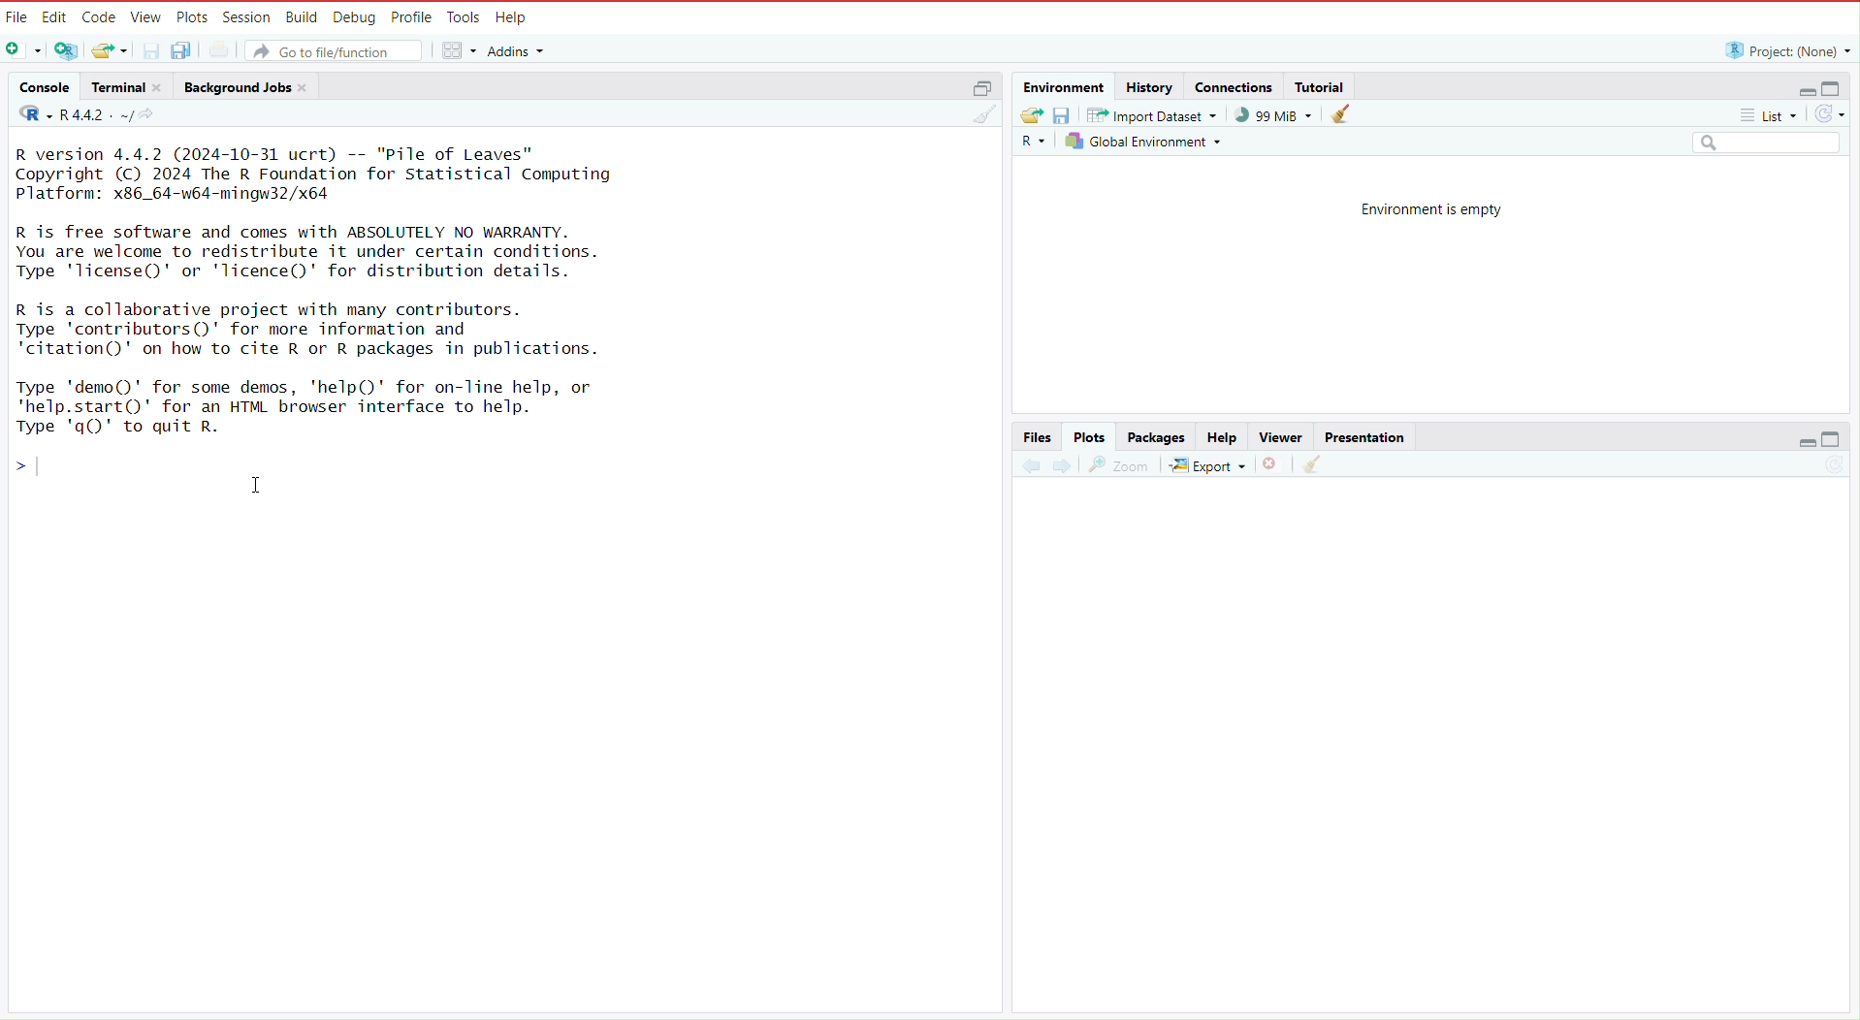  I want to click on debug, so click(353, 15).